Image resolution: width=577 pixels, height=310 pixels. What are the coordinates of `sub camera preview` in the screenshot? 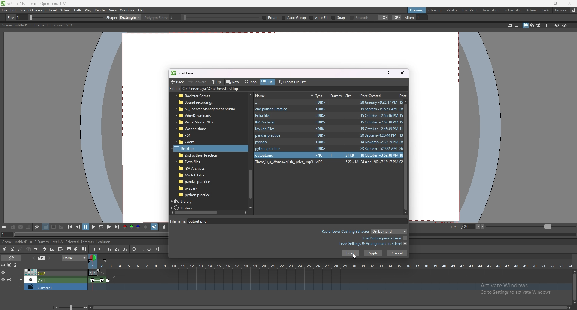 It's located at (565, 25).